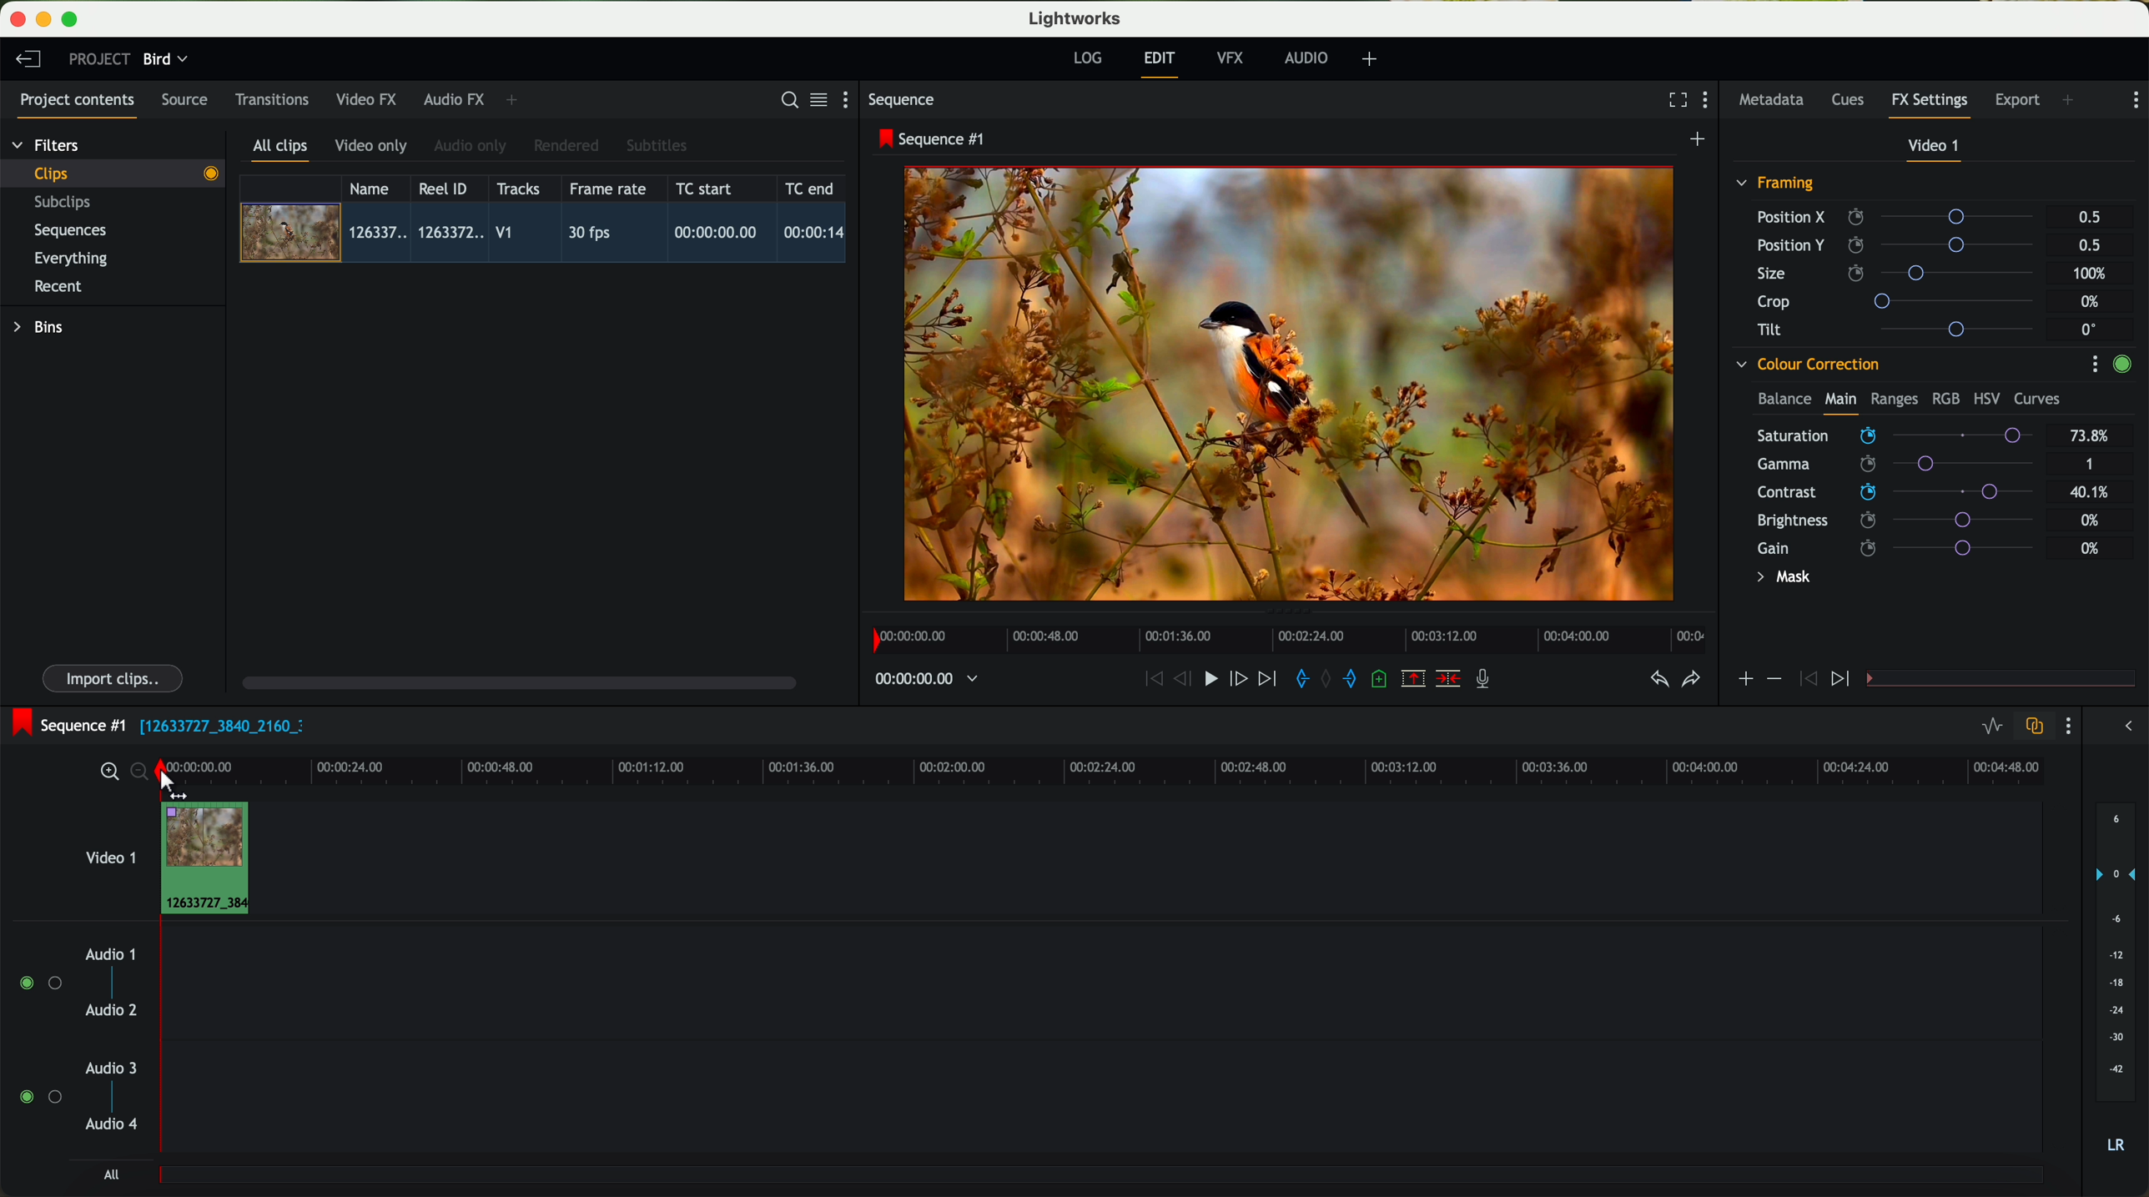  What do you see at coordinates (1780, 579) in the screenshot?
I see `mask` at bounding box center [1780, 579].